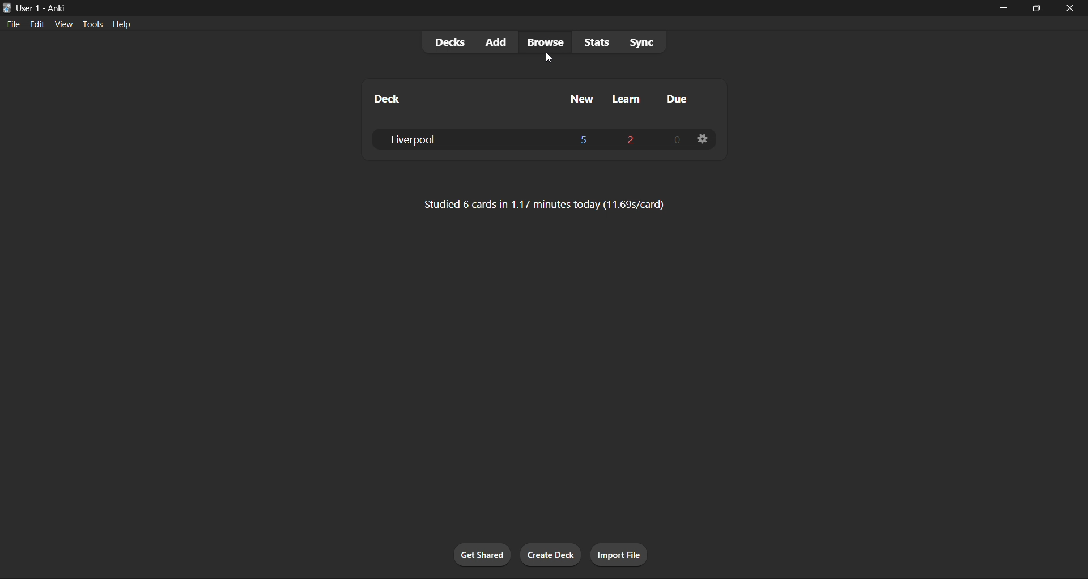 The image size is (1088, 579). Describe the element at coordinates (551, 555) in the screenshot. I see `create deck` at that location.